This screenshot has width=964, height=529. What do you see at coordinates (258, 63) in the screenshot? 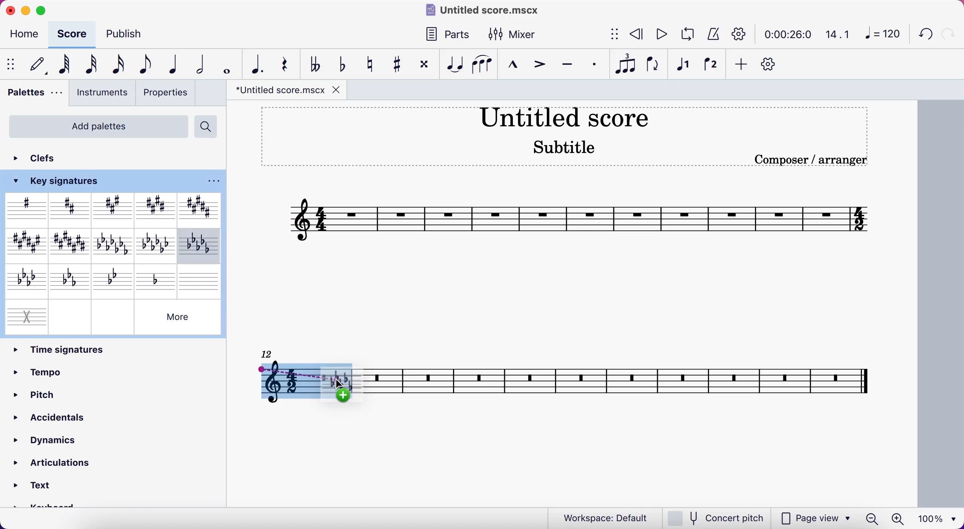
I see `augmentation note` at bounding box center [258, 63].